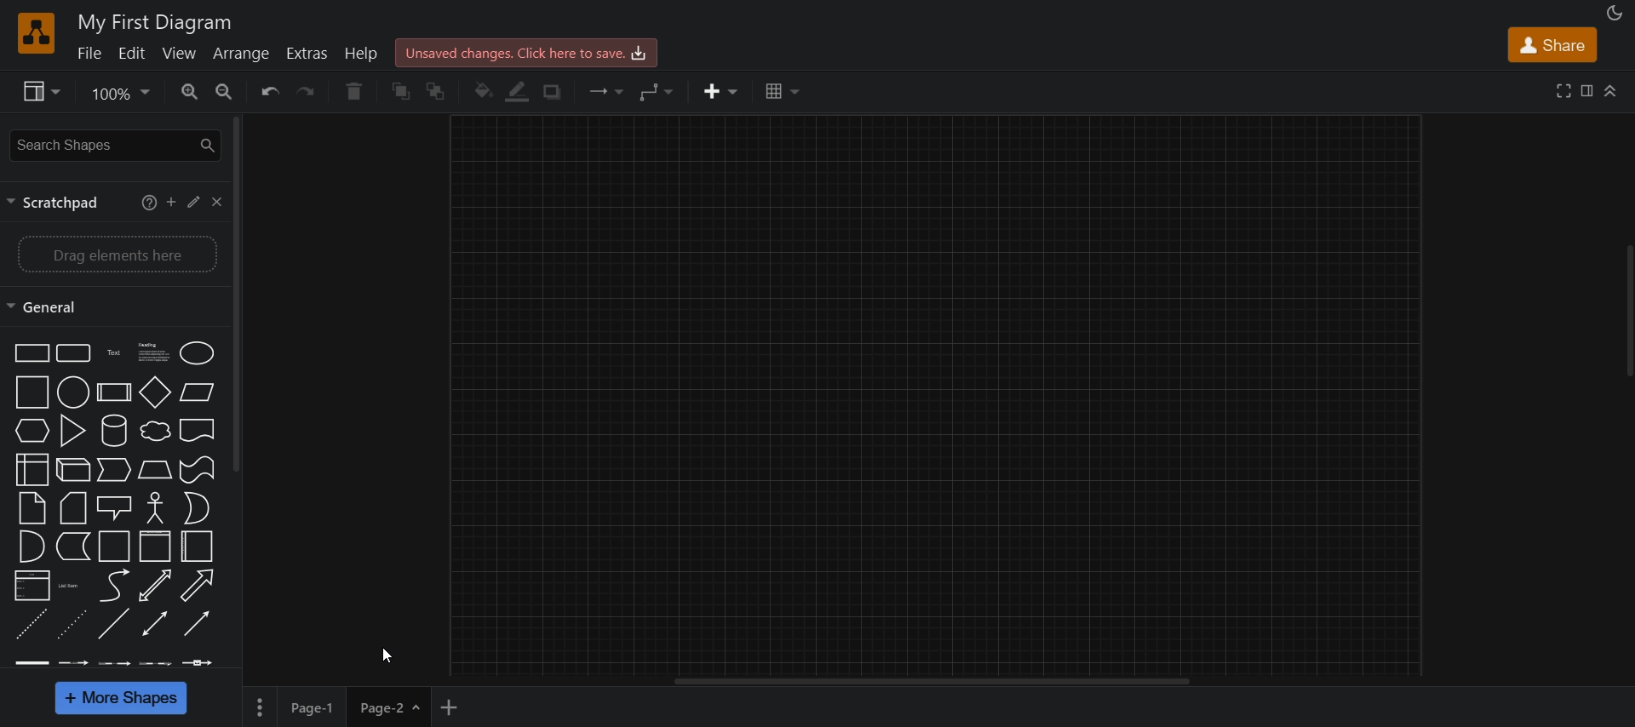 Image resolution: width=1635 pixels, height=727 pixels. Describe the element at coordinates (1584, 91) in the screenshot. I see `format` at that location.